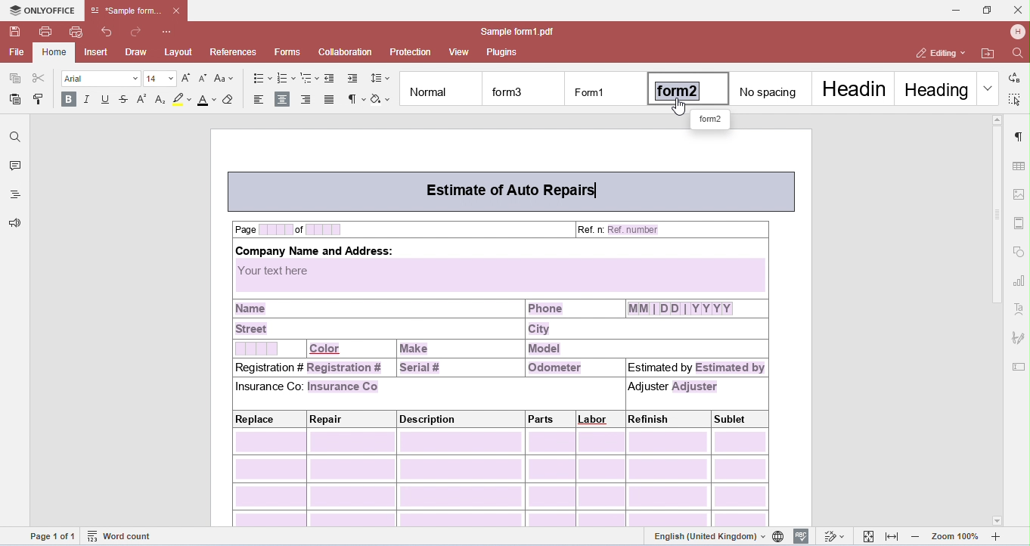  What do you see at coordinates (606, 89) in the screenshot?
I see `form1` at bounding box center [606, 89].